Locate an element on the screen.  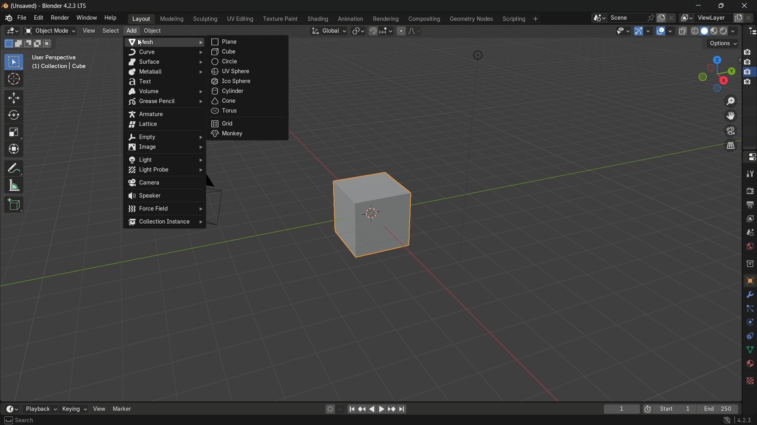
empty is located at coordinates (163, 137).